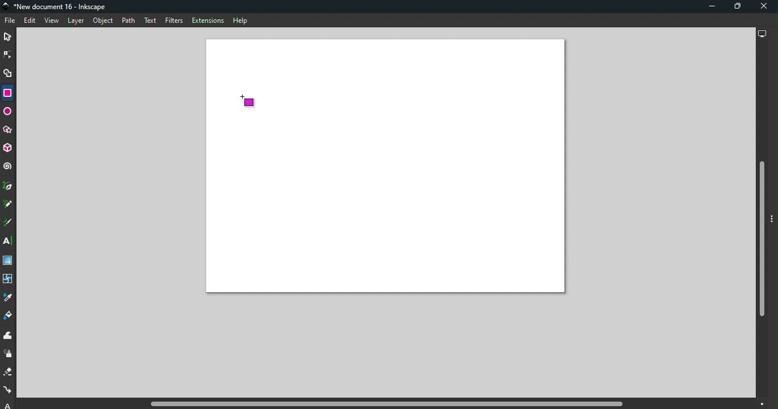  Describe the element at coordinates (10, 203) in the screenshot. I see `Pencil tool` at that location.